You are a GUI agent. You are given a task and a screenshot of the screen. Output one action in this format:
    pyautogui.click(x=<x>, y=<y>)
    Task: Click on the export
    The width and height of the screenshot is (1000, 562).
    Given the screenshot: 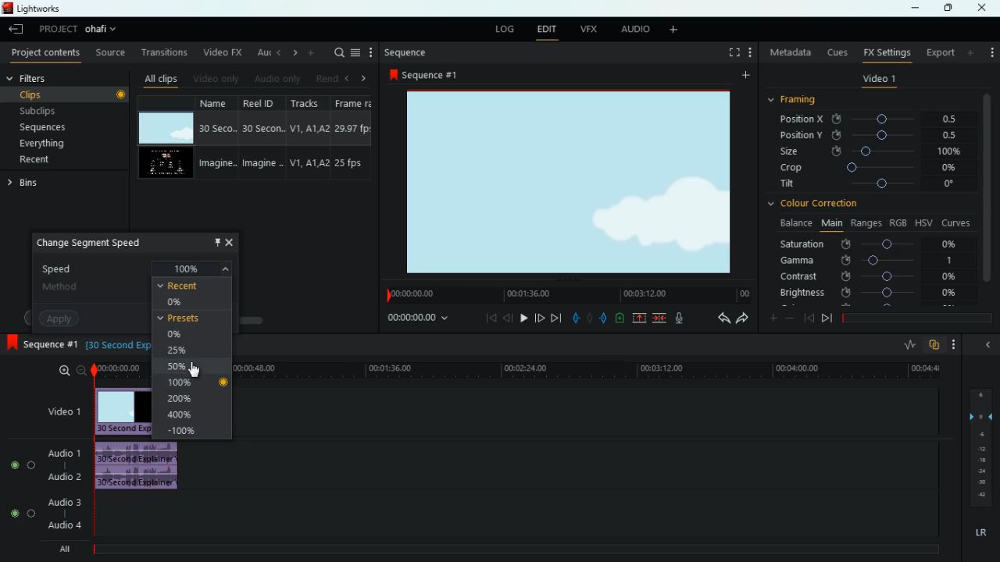 What is the action you would take?
    pyautogui.click(x=937, y=52)
    